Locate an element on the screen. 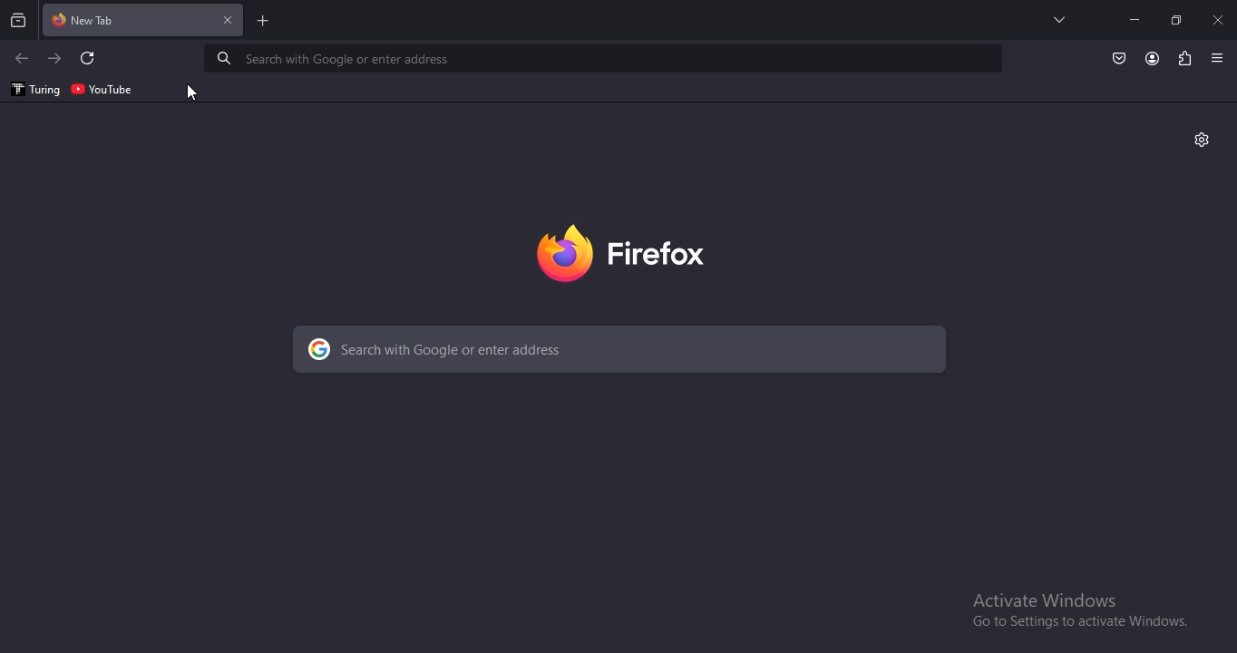 This screenshot has height=653, width=1237. search tabs is located at coordinates (1061, 19).